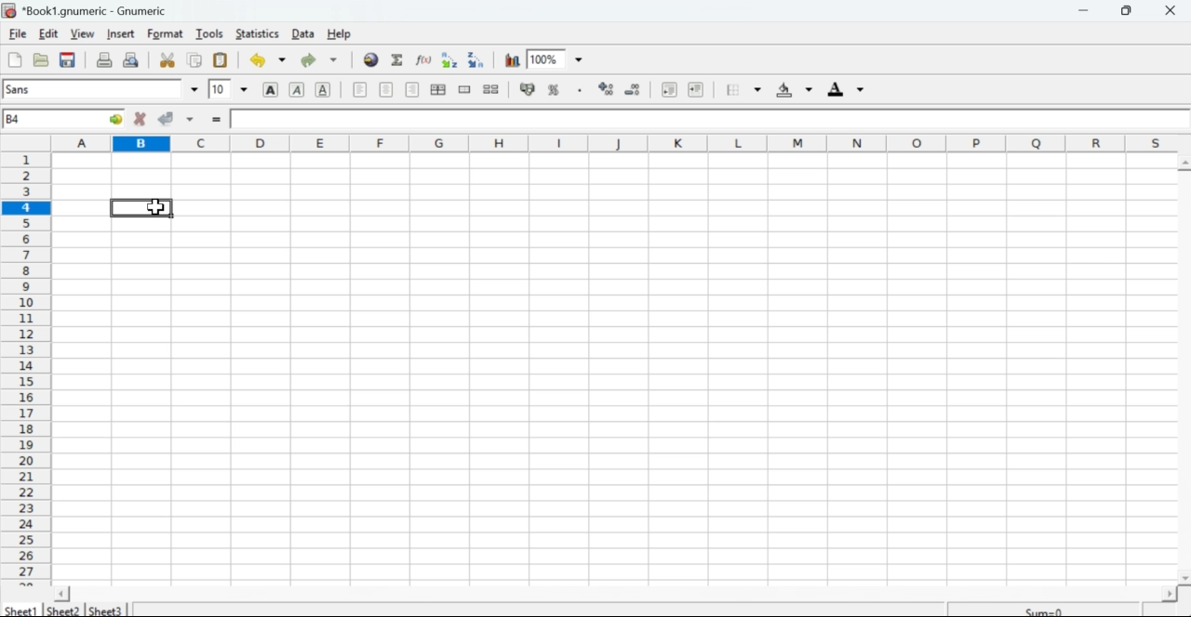 Image resolution: width=1191 pixels, height=617 pixels. I want to click on Formula, so click(398, 59).